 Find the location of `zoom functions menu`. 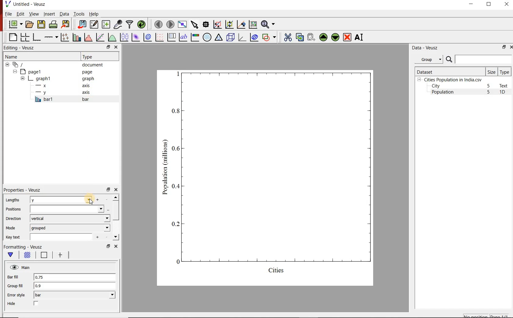

zoom functions menu is located at coordinates (269, 24).